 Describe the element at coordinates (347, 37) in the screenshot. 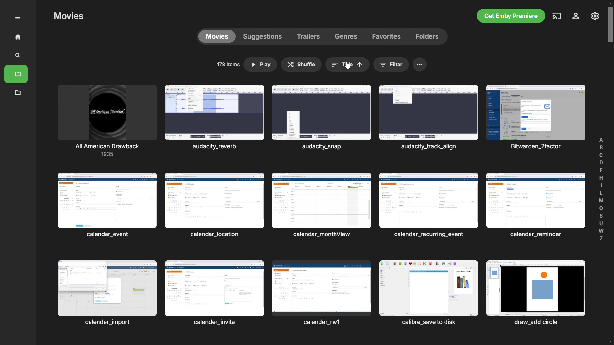

I see `genres` at that location.